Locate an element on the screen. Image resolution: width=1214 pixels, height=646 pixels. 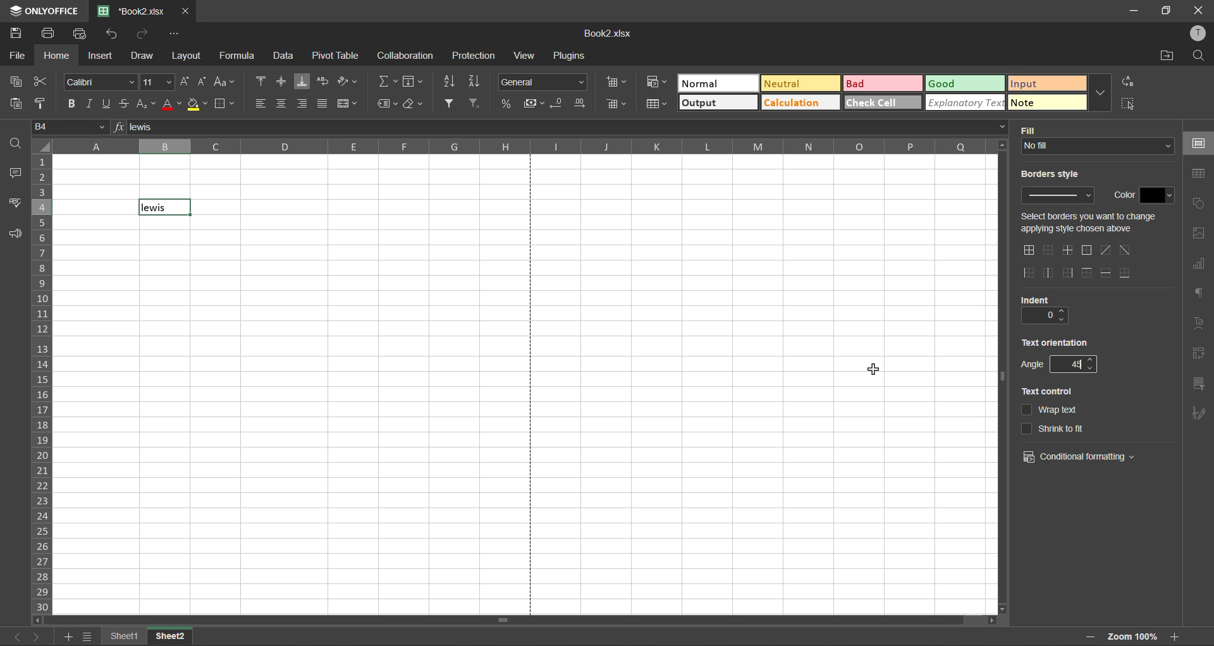
delete cells is located at coordinates (616, 105).